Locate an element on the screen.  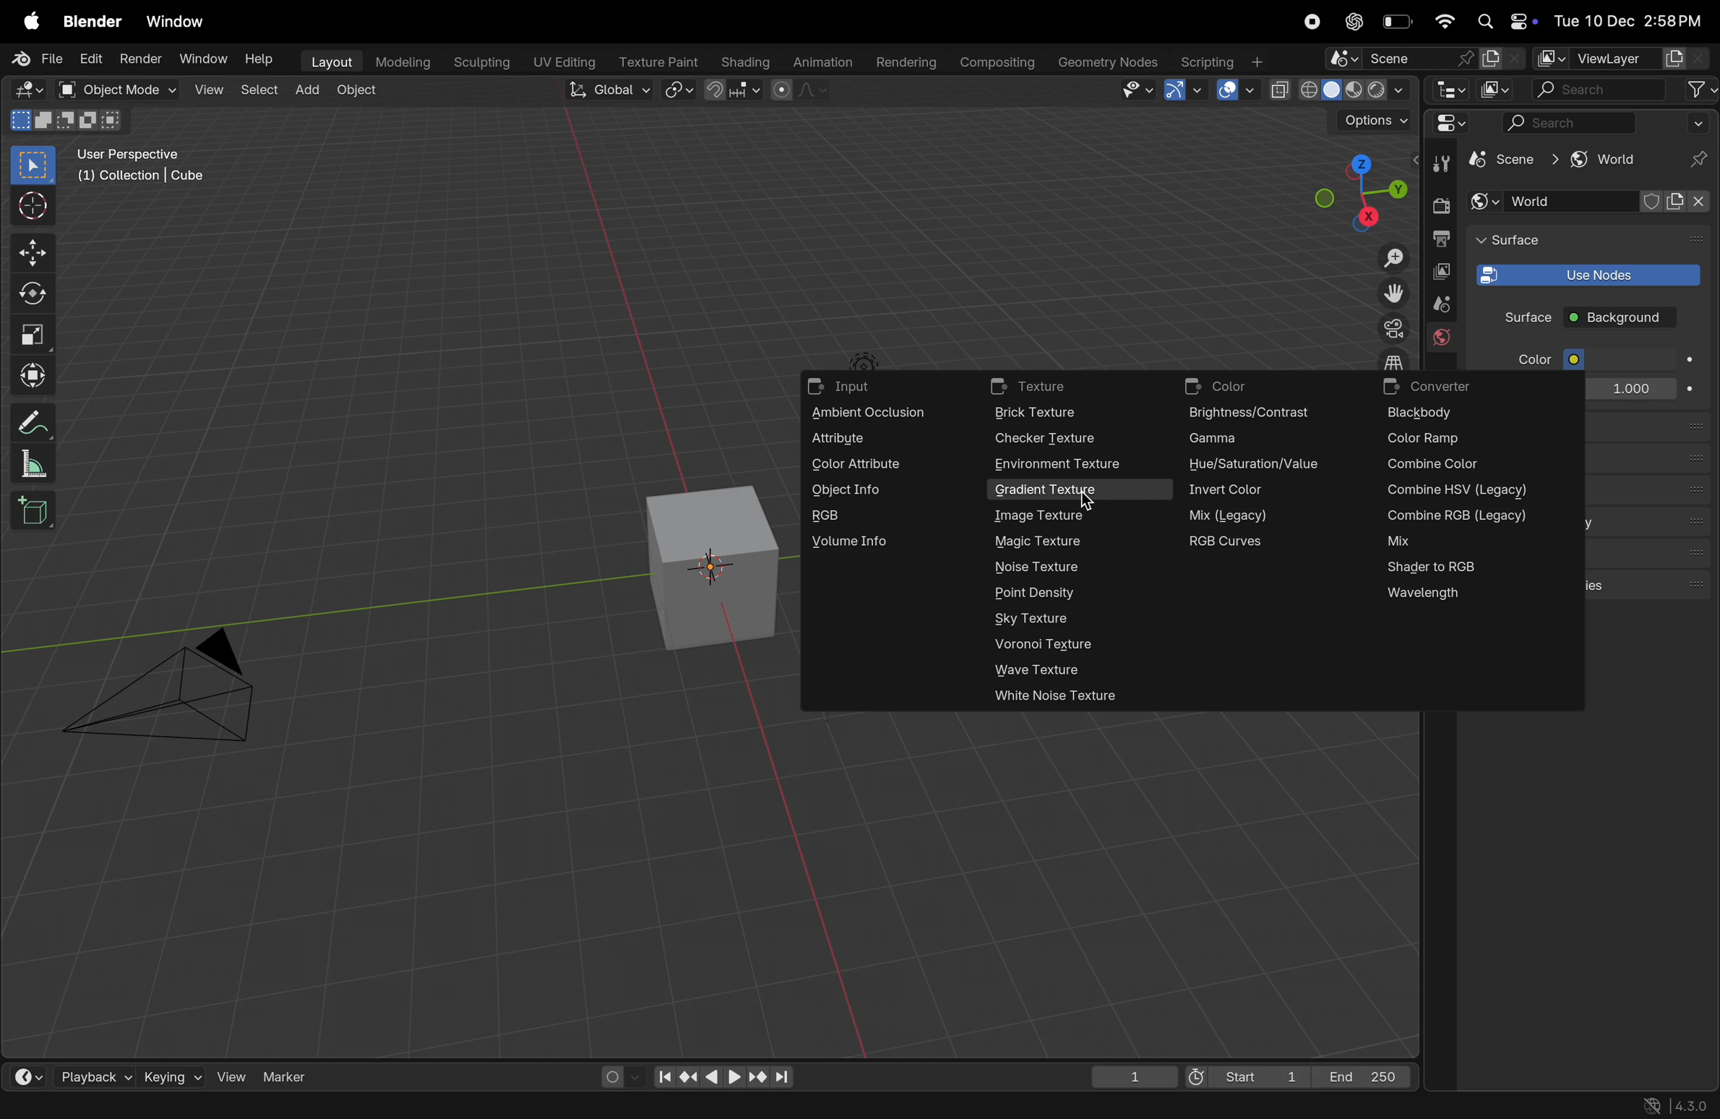
Brick texture is located at coordinates (1055, 413).